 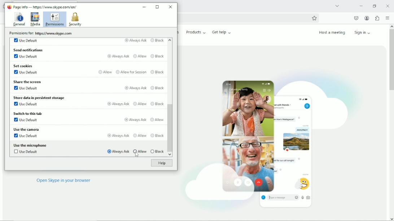 What do you see at coordinates (158, 56) in the screenshot?
I see `Block` at bounding box center [158, 56].